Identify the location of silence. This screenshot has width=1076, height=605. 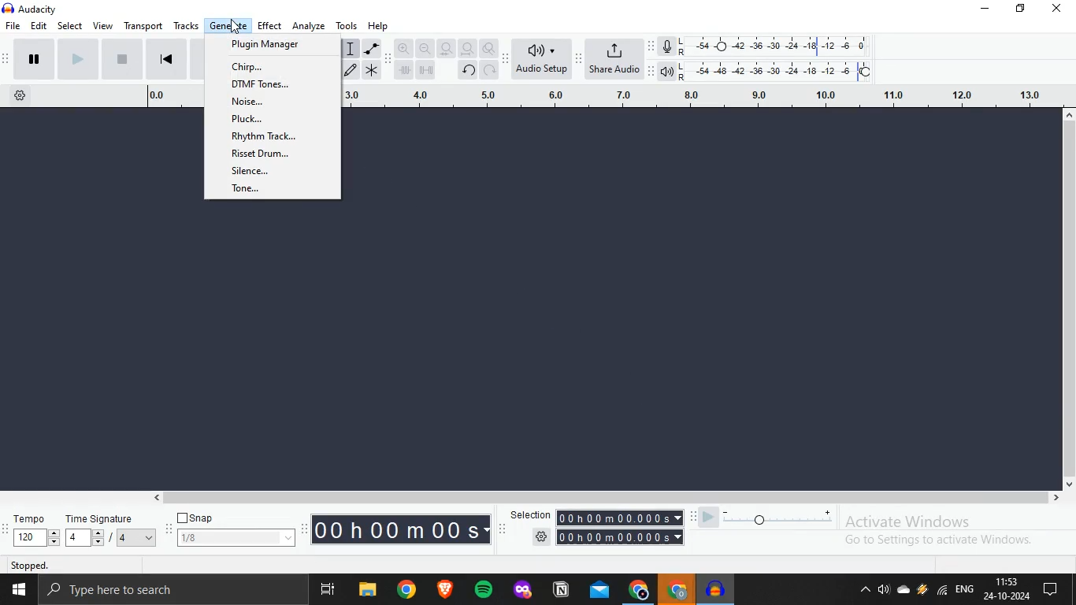
(265, 174).